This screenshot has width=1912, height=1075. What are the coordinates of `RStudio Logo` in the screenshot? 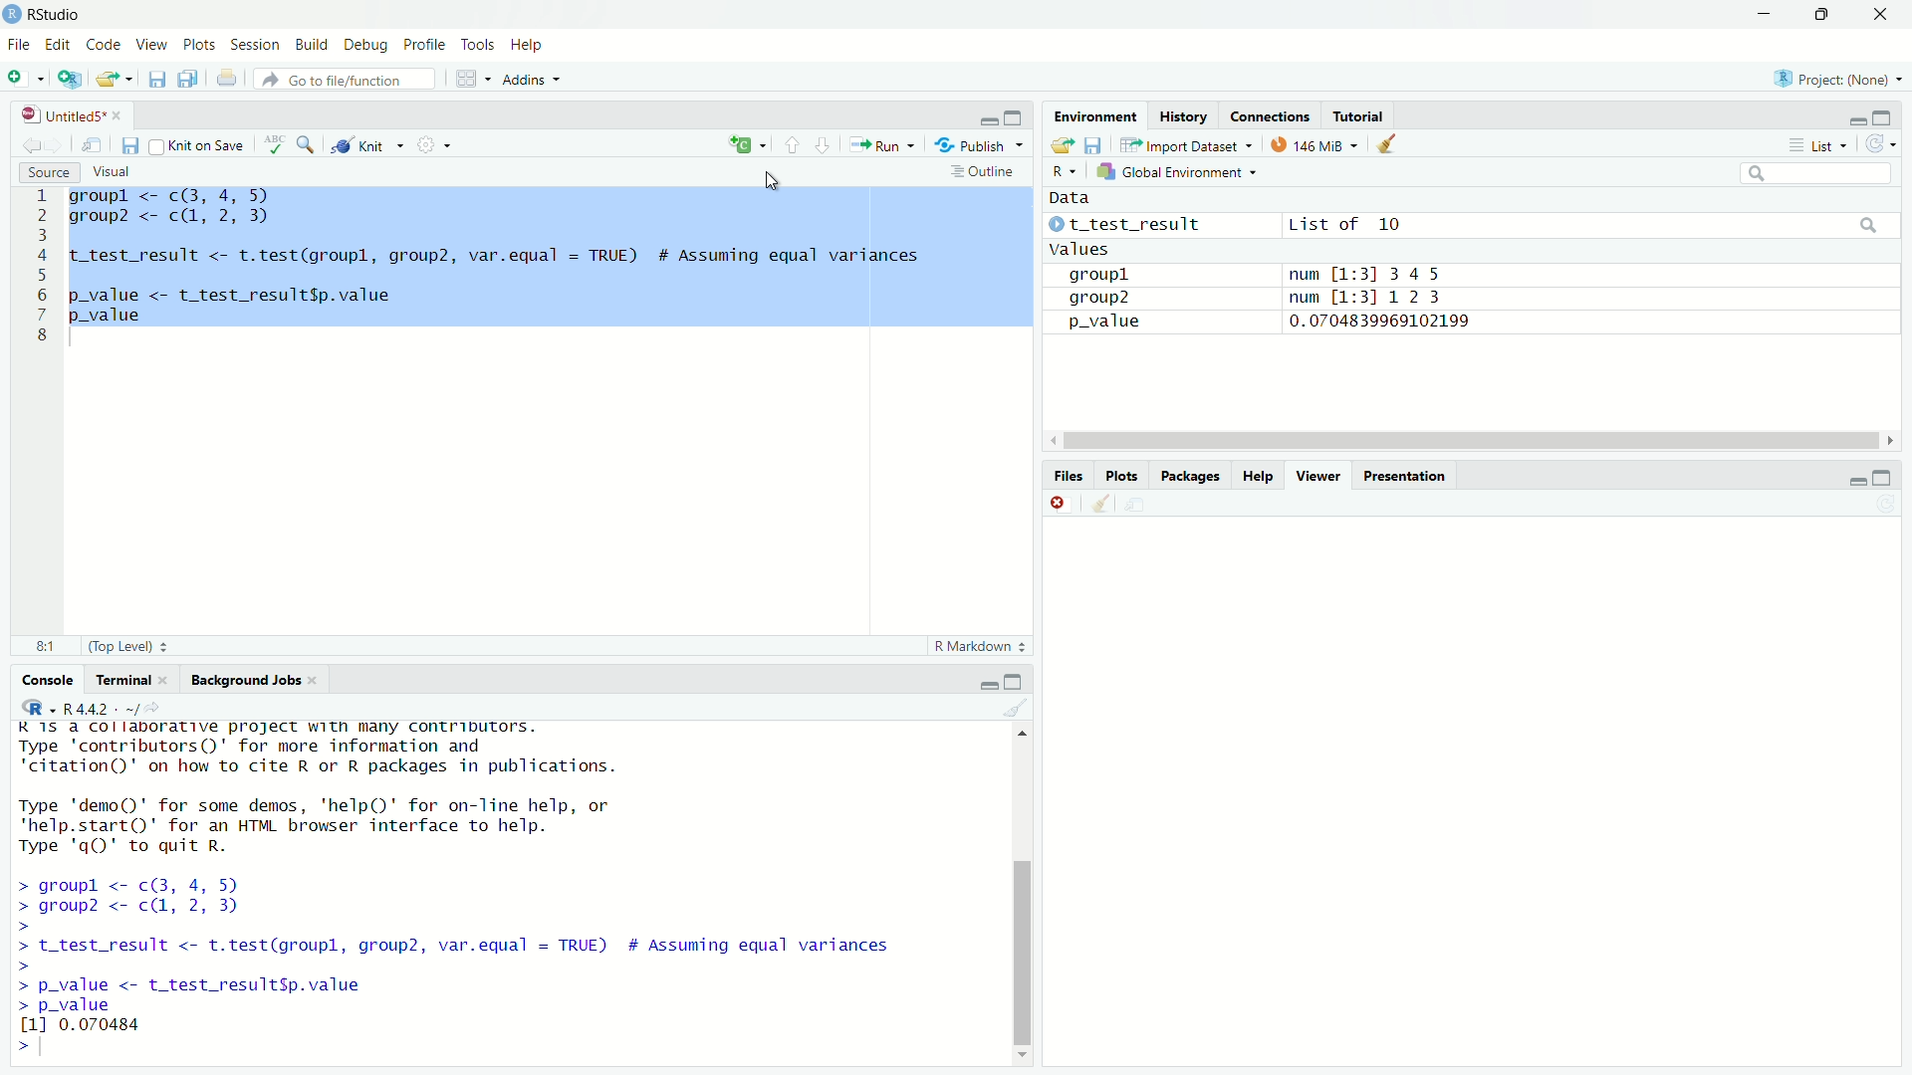 It's located at (15, 14).